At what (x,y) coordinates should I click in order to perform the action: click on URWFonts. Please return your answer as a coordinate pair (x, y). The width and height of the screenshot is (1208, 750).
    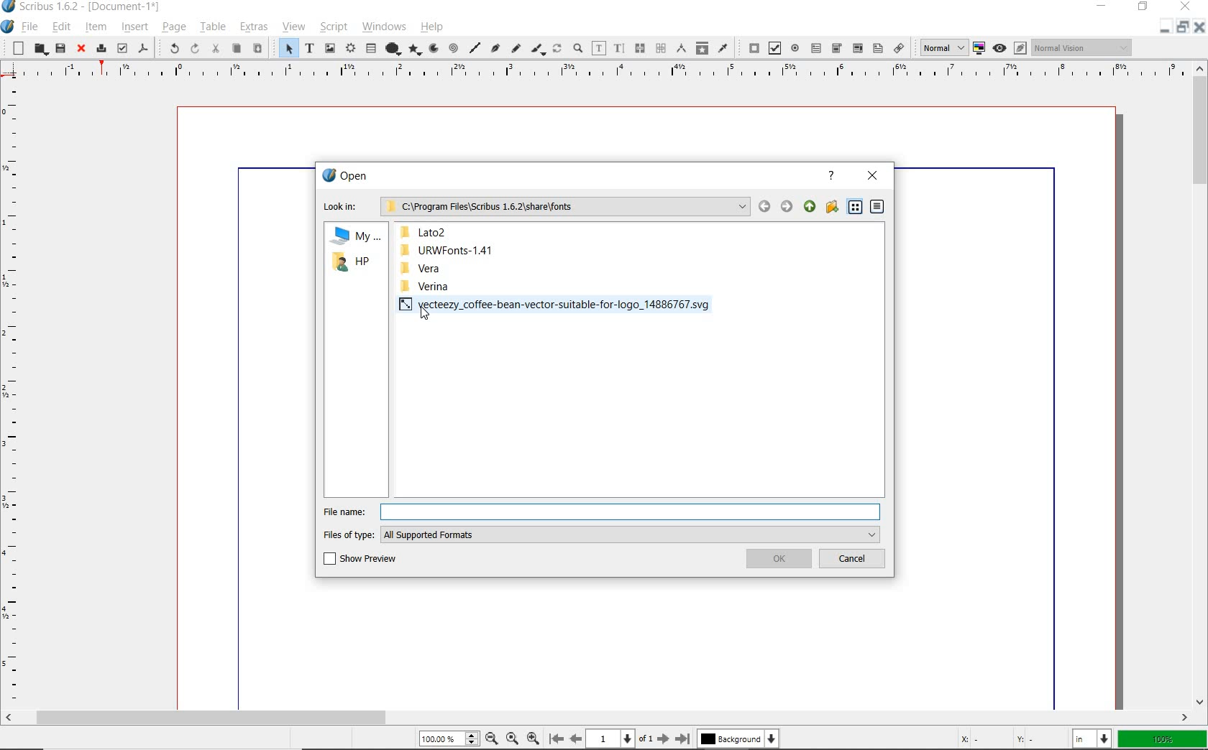
    Looking at the image, I should click on (455, 250).